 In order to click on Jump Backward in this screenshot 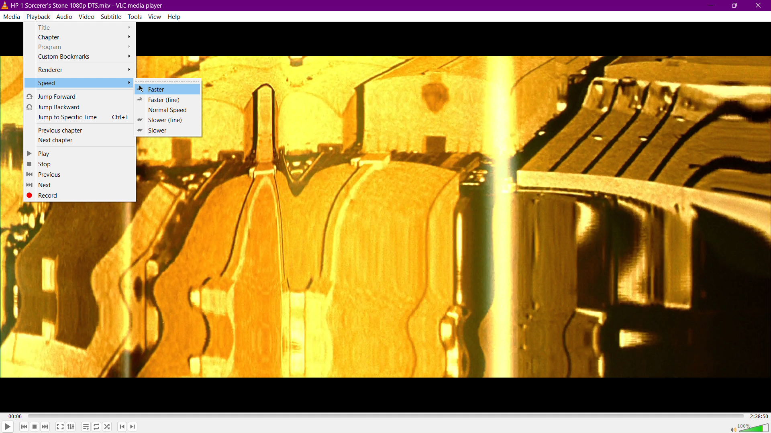, I will do `click(80, 107)`.